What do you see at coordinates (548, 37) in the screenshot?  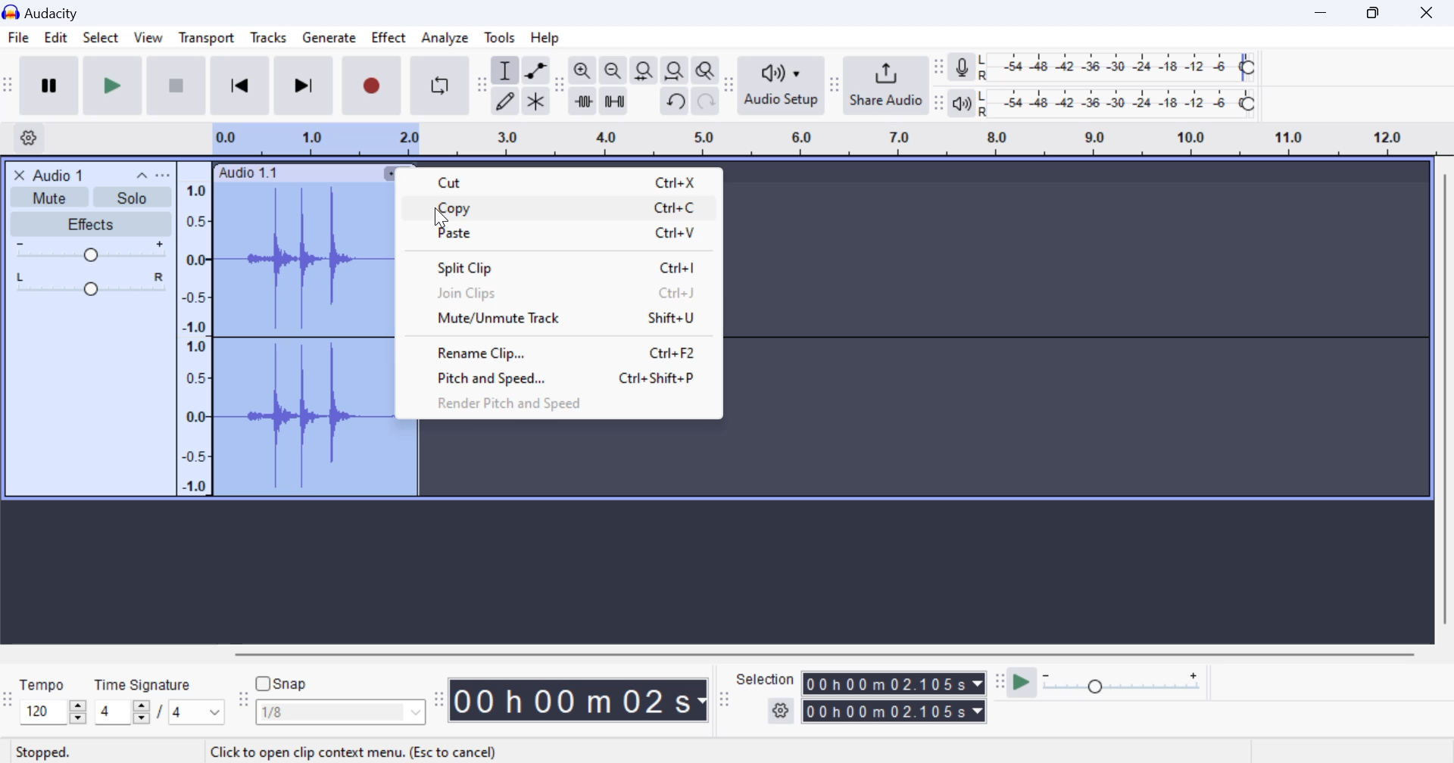 I see `Help` at bounding box center [548, 37].